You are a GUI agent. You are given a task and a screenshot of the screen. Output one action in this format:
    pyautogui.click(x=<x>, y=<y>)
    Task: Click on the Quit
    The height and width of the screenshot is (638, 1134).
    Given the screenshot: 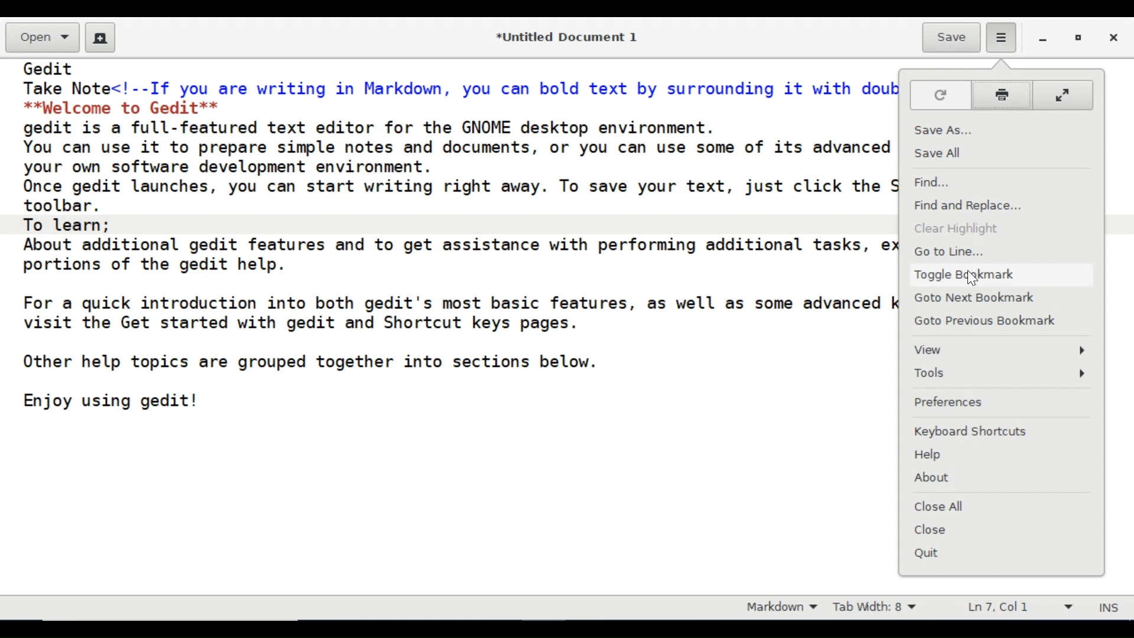 What is the action you would take?
    pyautogui.click(x=930, y=554)
    